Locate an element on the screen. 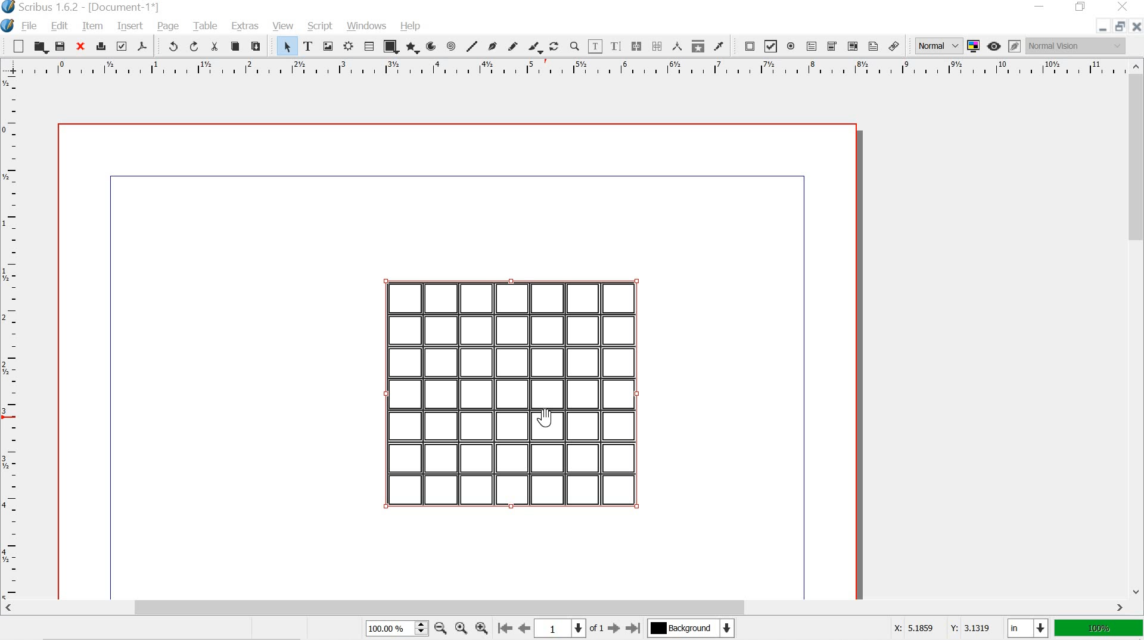  image frame is located at coordinates (328, 46).